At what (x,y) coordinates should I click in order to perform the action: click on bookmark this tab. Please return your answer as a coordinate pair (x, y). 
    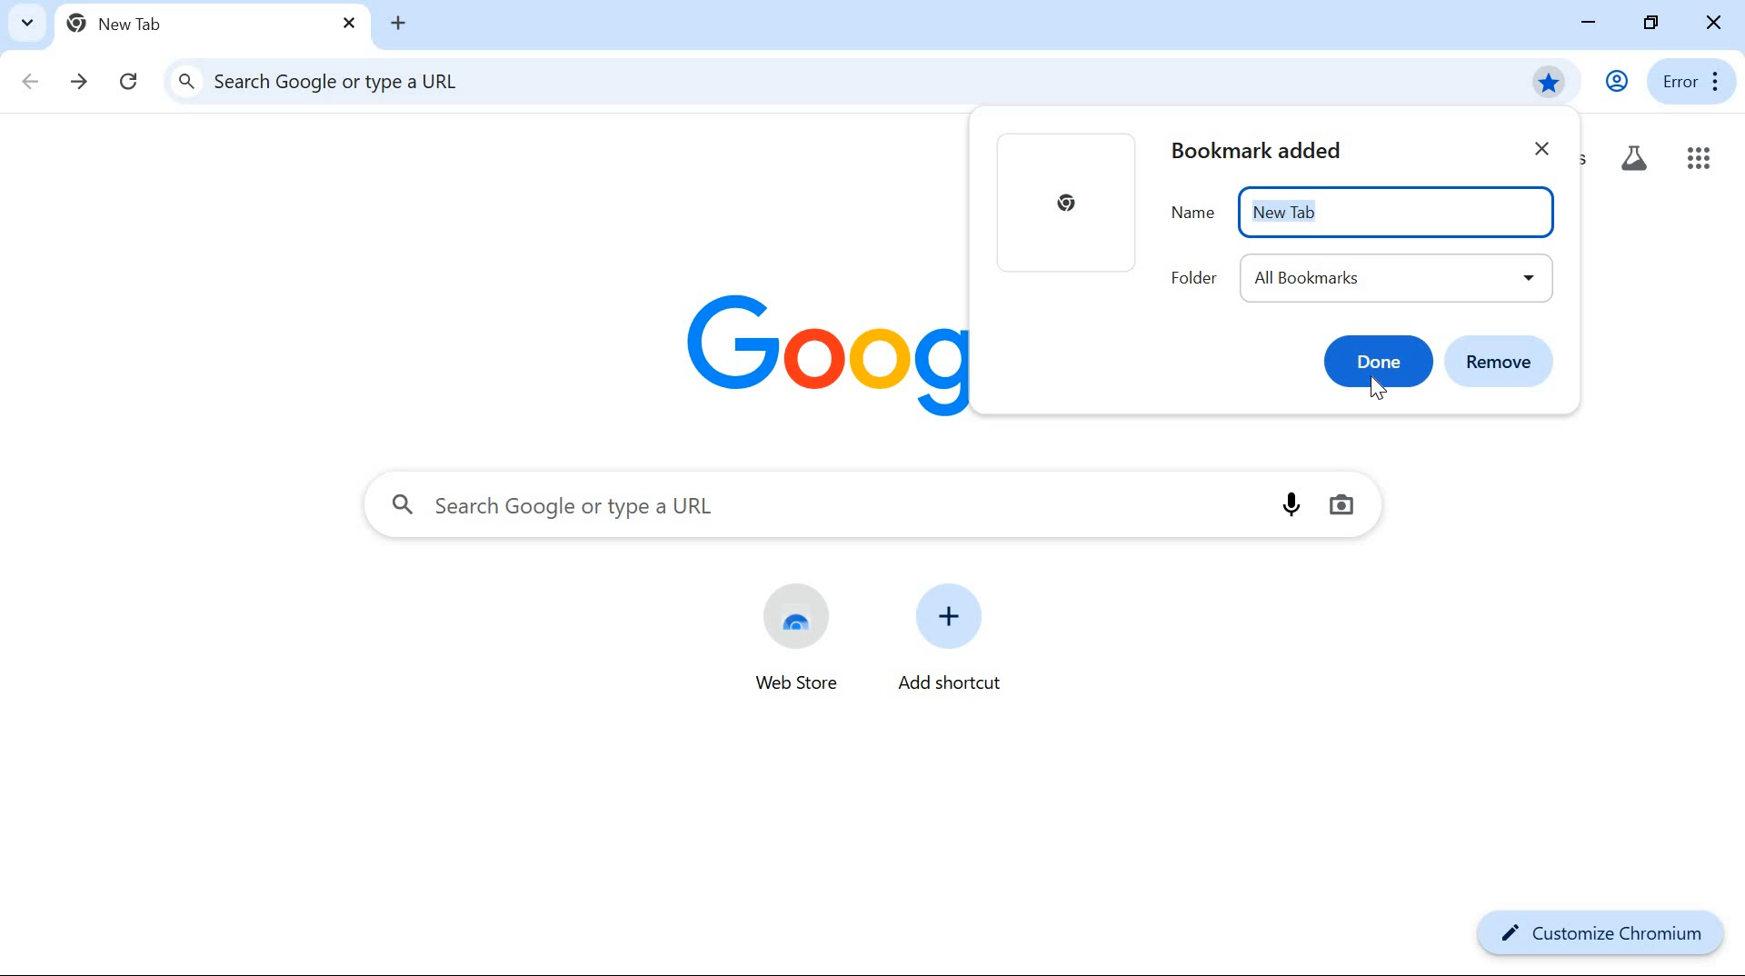
    Looking at the image, I should click on (1549, 80).